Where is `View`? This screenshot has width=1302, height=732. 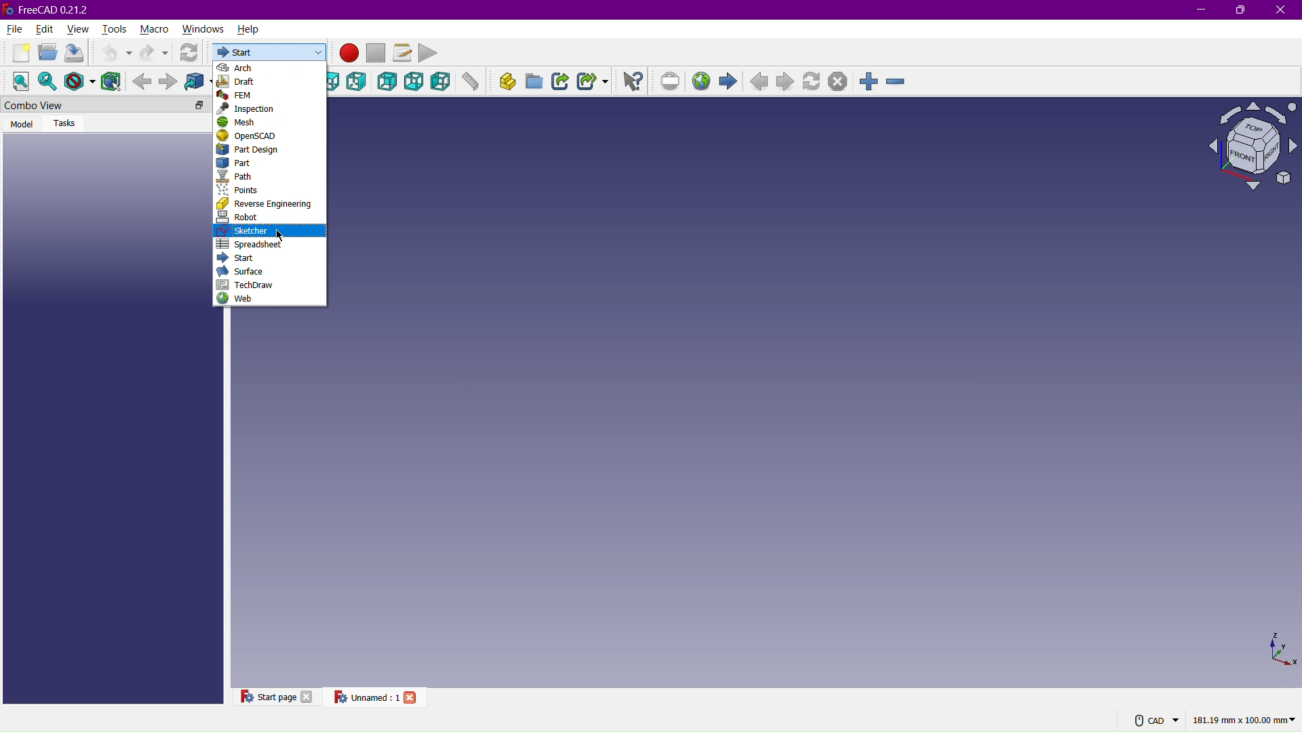
View is located at coordinates (80, 27).